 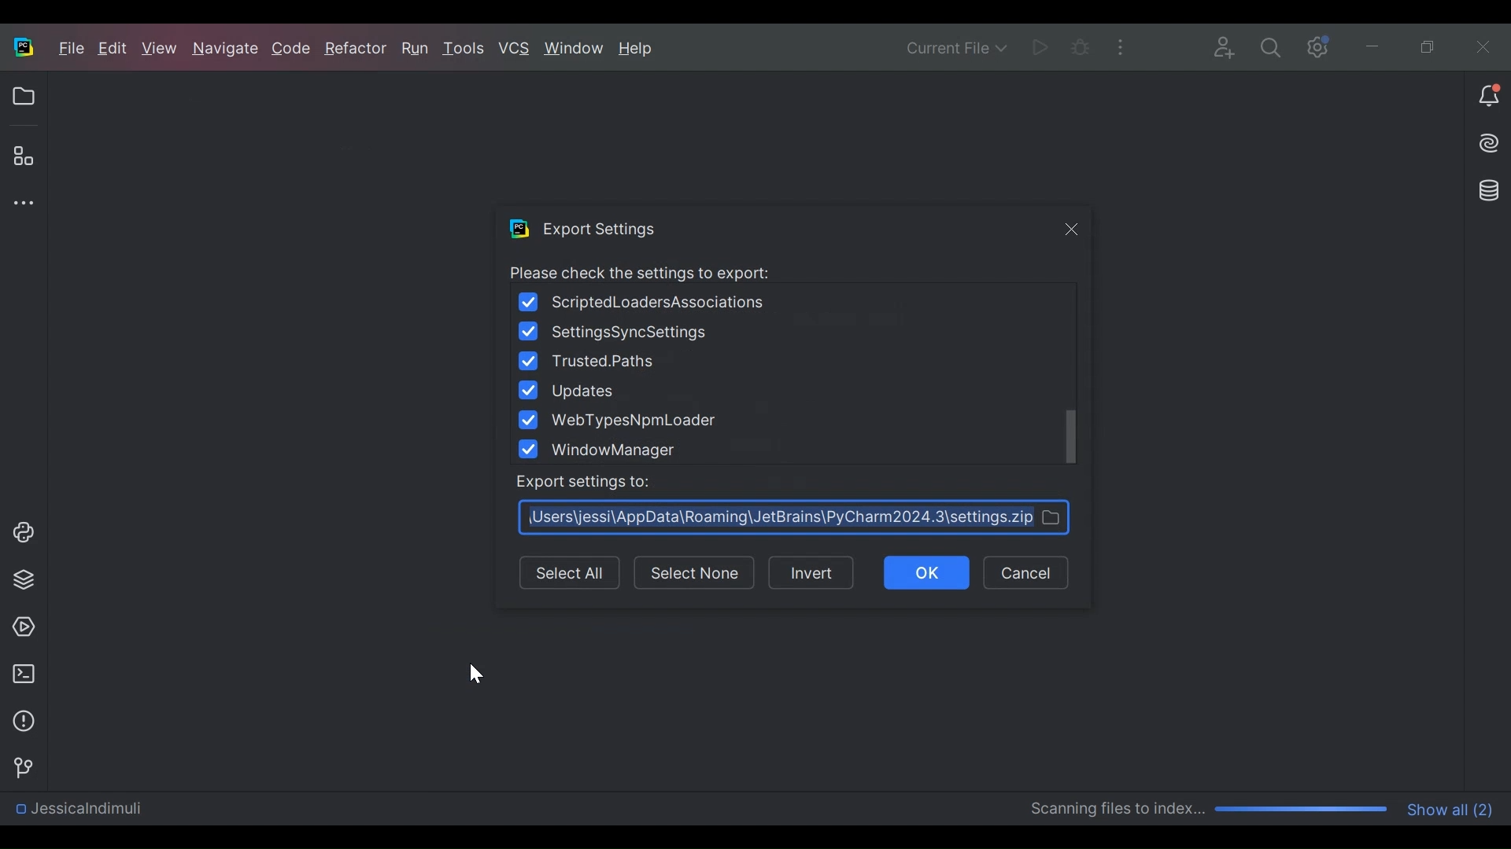 What do you see at coordinates (20, 203) in the screenshot?
I see `More Tool window` at bounding box center [20, 203].